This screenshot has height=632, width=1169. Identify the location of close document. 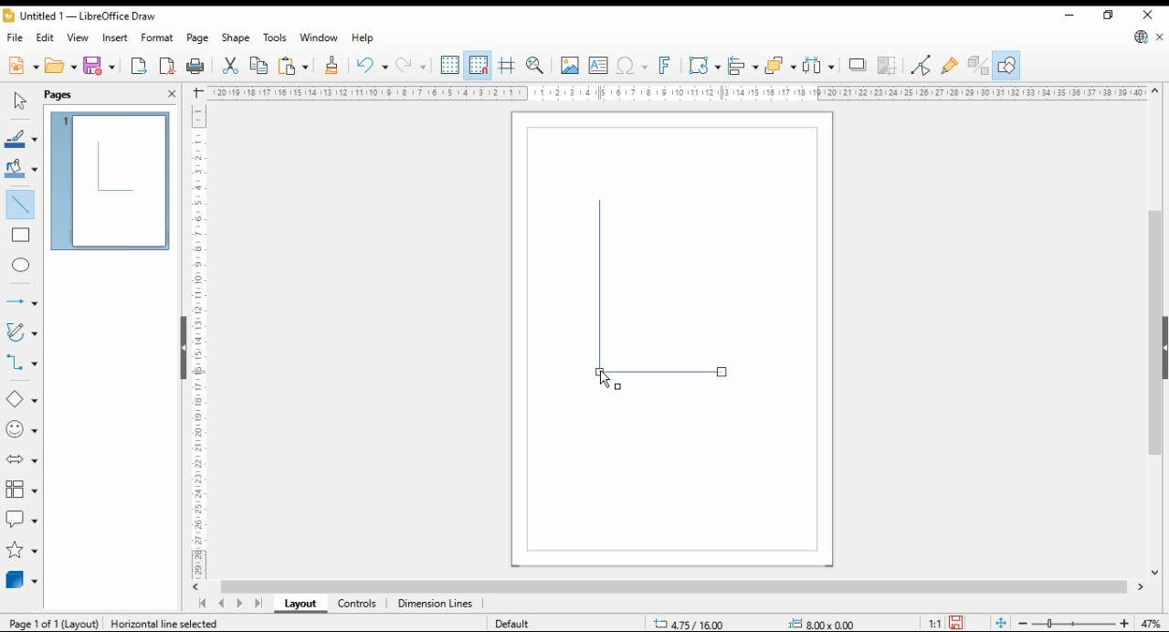
(1161, 38).